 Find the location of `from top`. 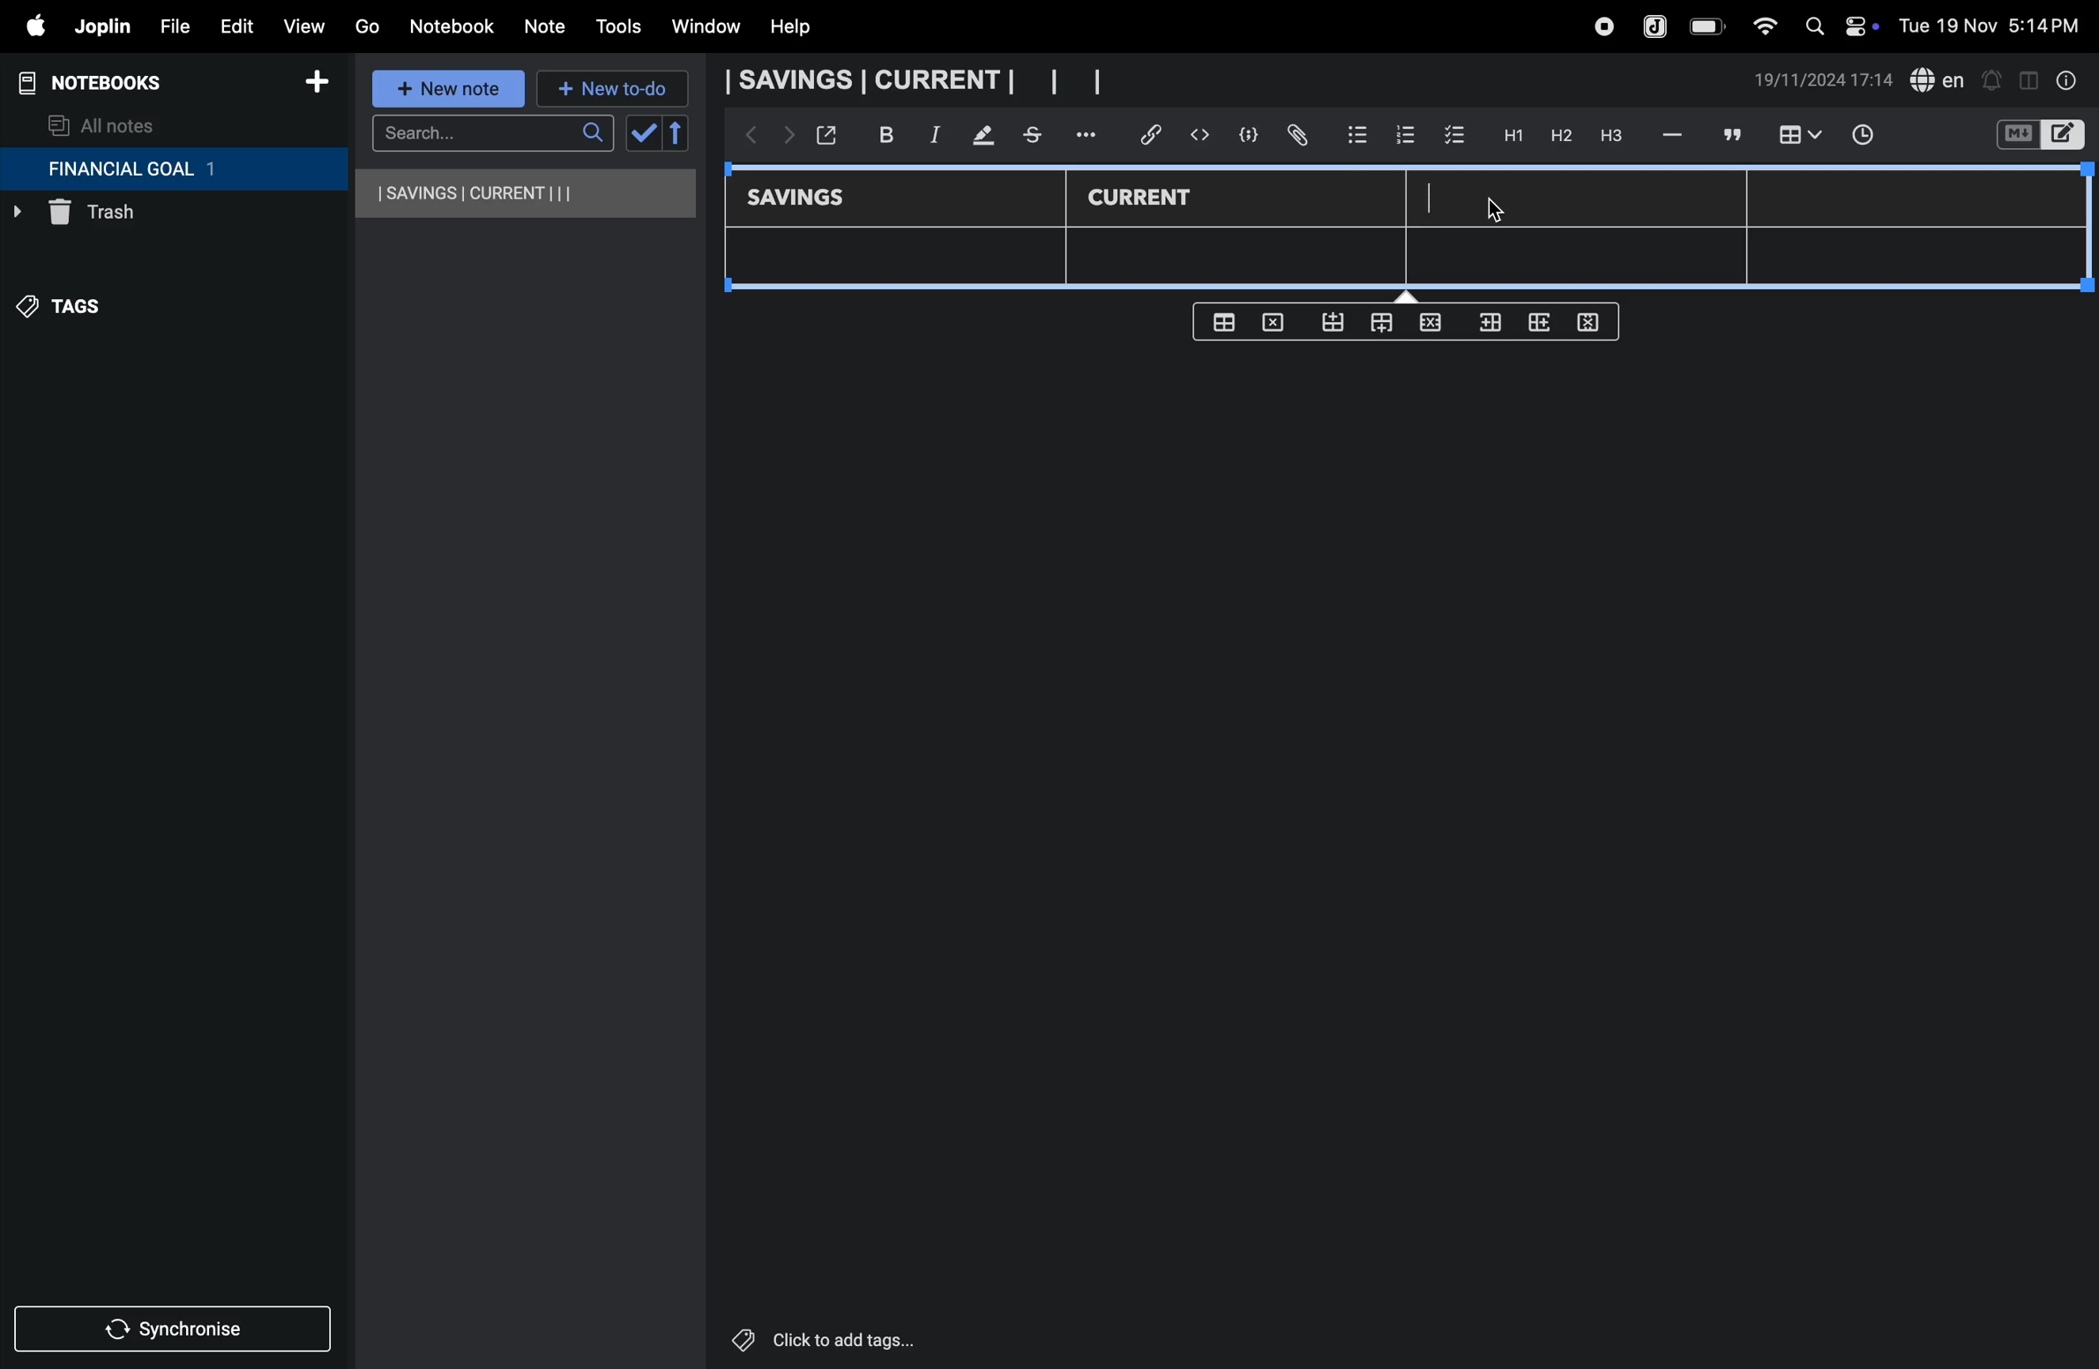

from top is located at coordinates (1378, 325).